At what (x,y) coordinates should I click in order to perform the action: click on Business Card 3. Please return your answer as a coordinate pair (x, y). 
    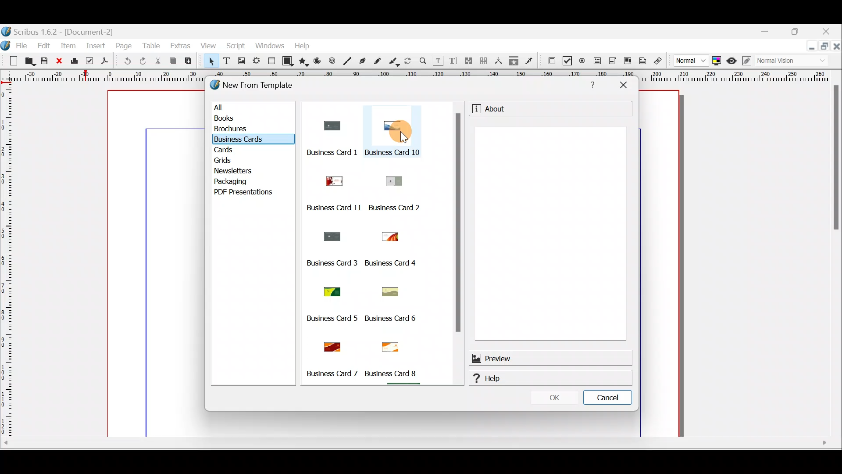
    Looking at the image, I should click on (331, 263).